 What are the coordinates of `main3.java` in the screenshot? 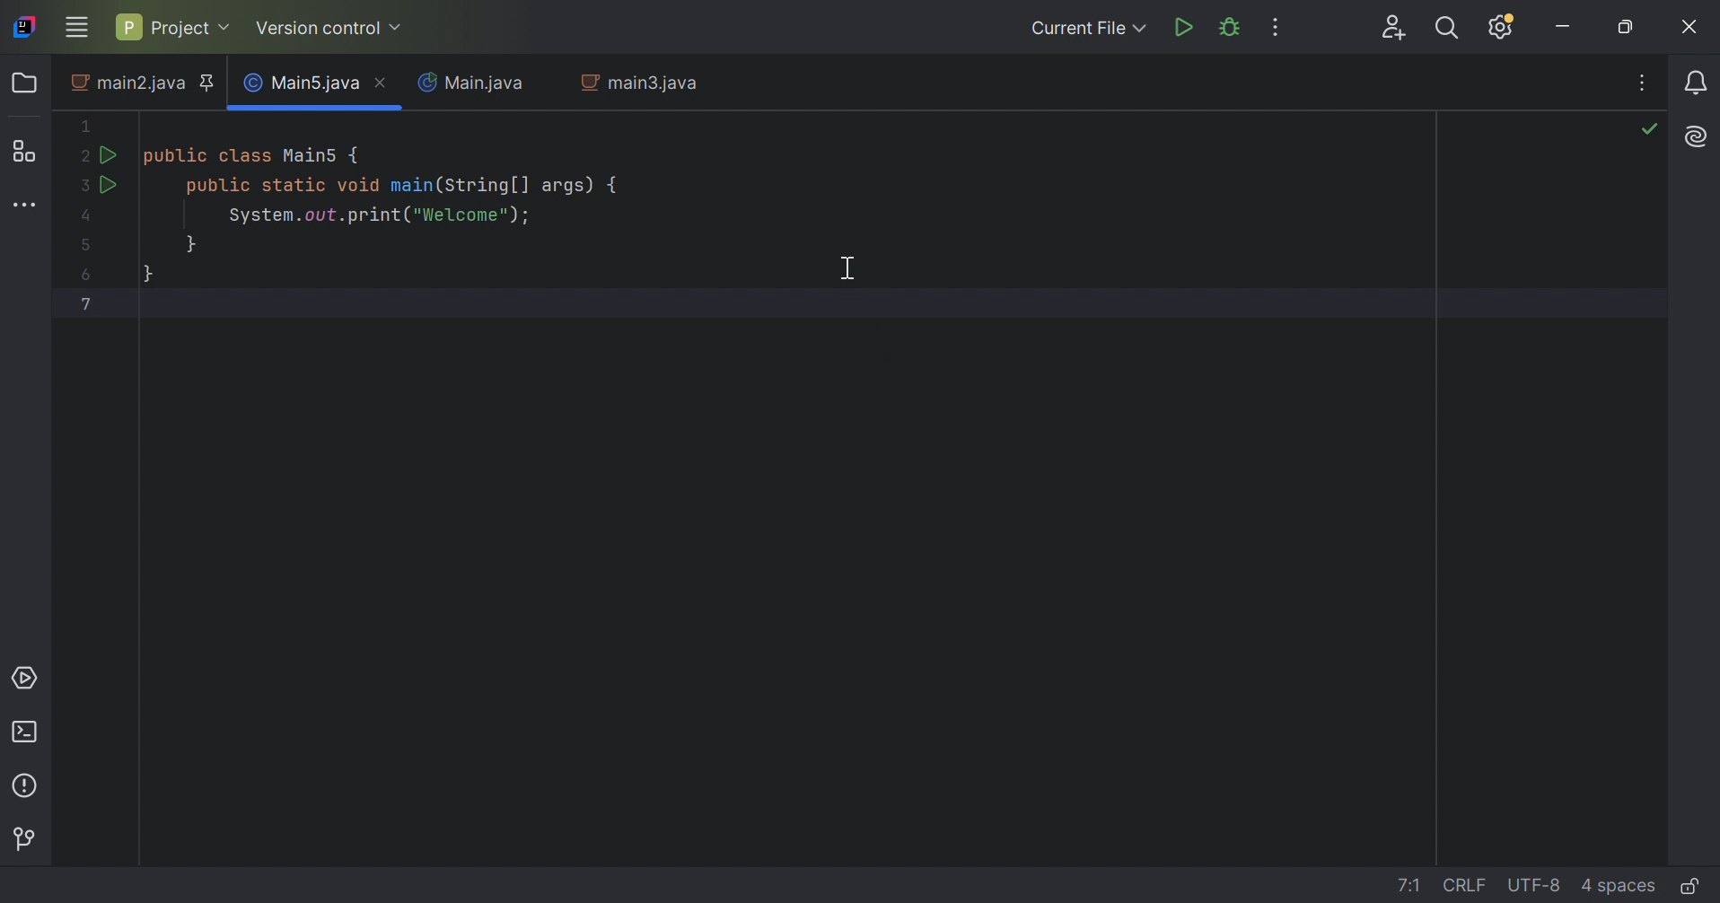 It's located at (637, 83).